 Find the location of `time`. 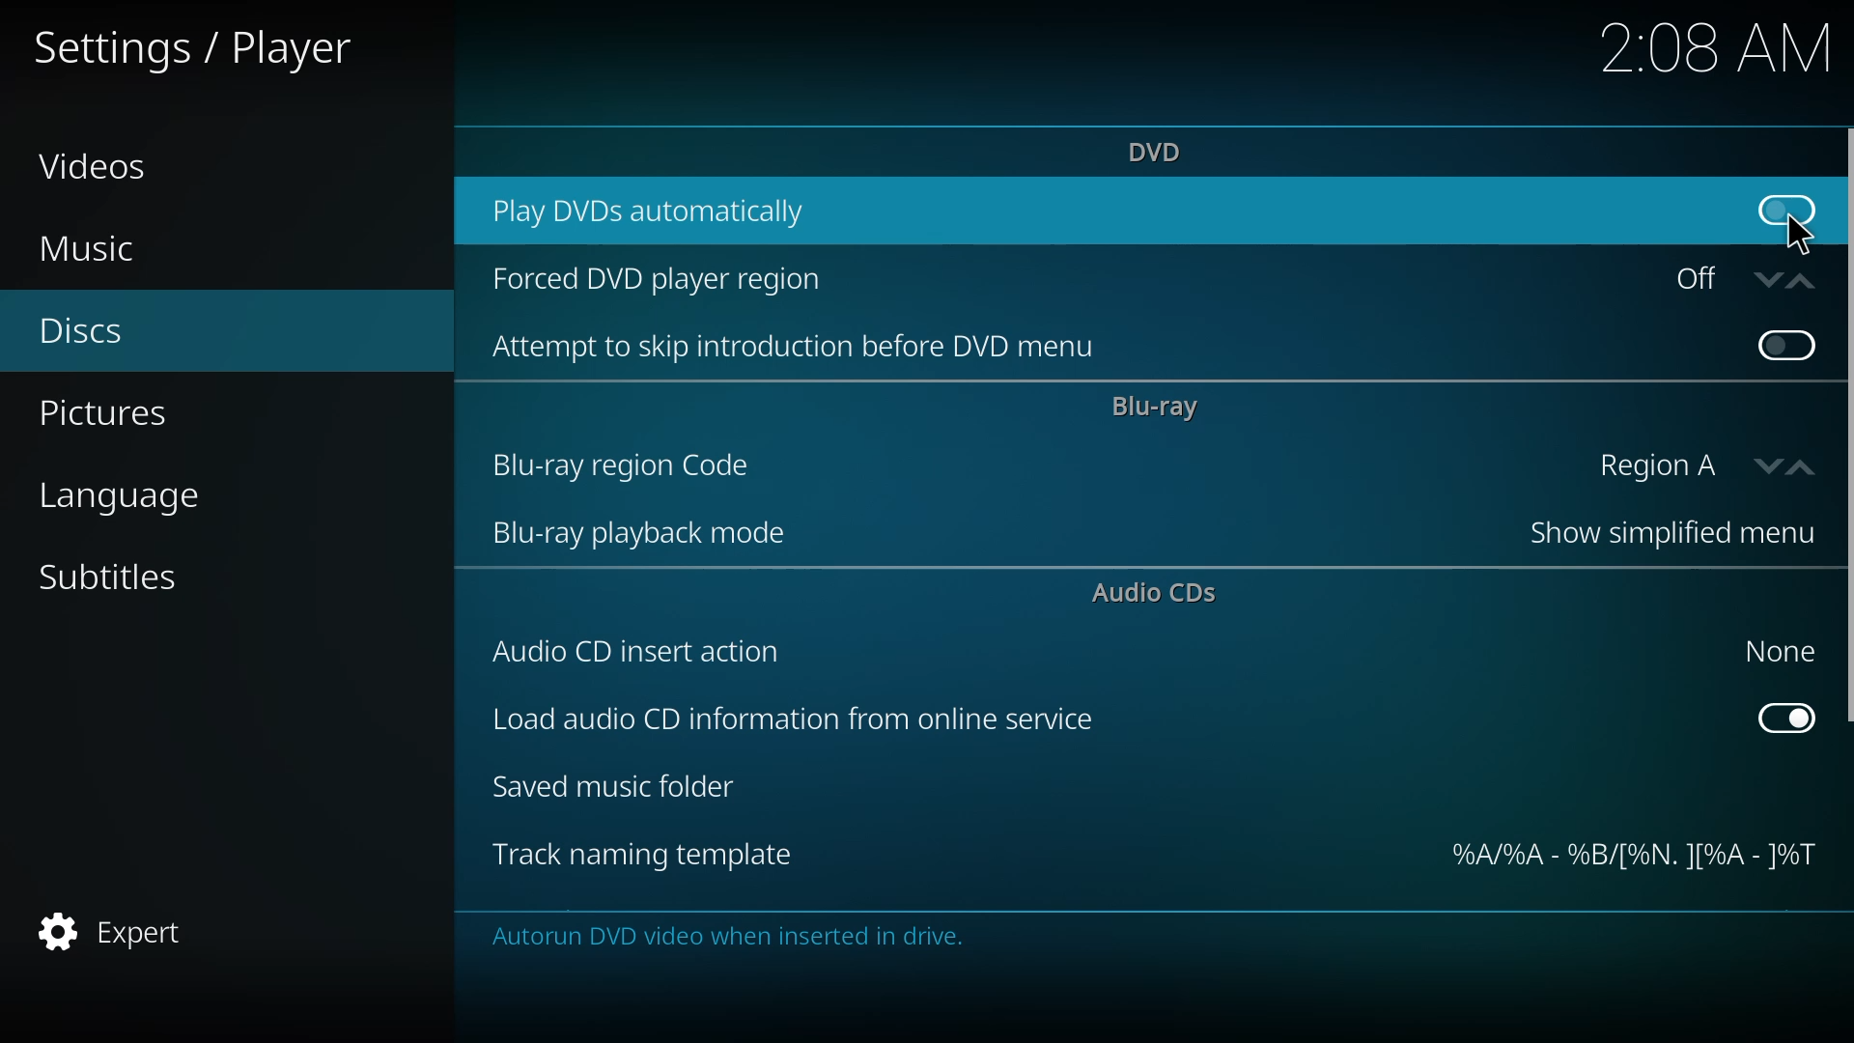

time is located at coordinates (1716, 46).